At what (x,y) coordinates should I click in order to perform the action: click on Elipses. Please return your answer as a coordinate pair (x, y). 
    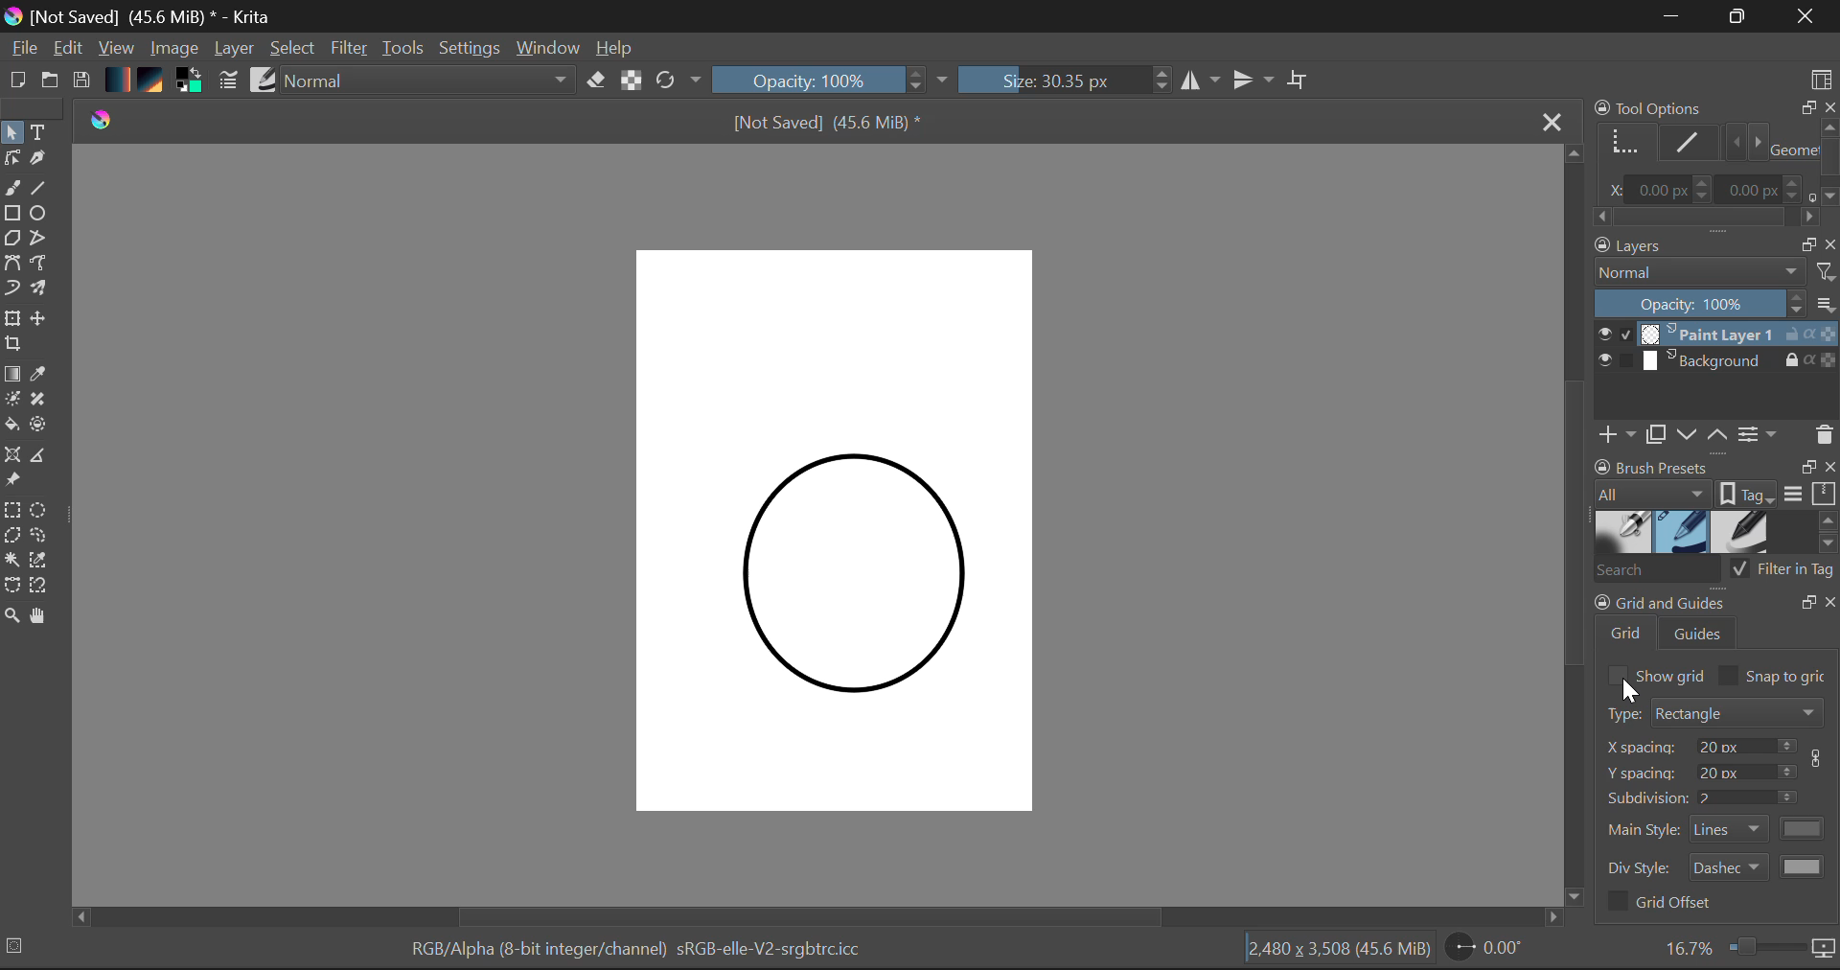
    Looking at the image, I should click on (42, 213).